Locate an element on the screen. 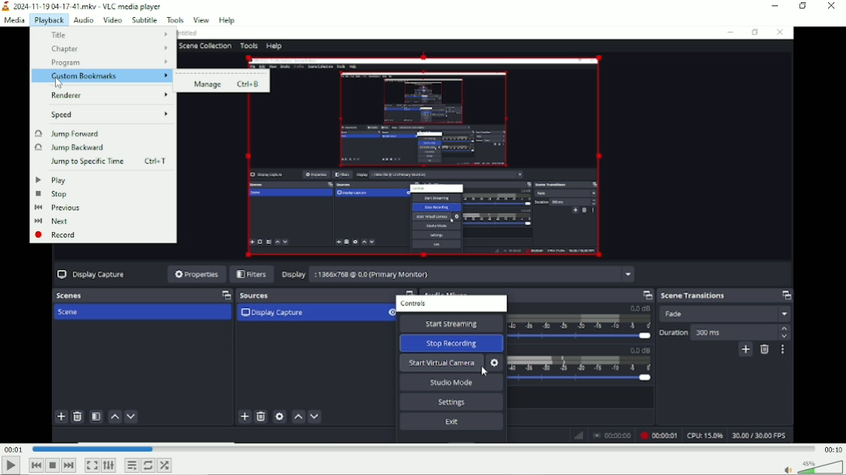 Image resolution: width=846 pixels, height=475 pixels. Toggle playlist is located at coordinates (131, 466).